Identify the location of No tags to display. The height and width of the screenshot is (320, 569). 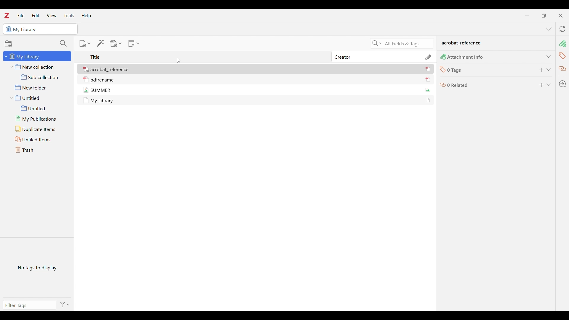
(37, 268).